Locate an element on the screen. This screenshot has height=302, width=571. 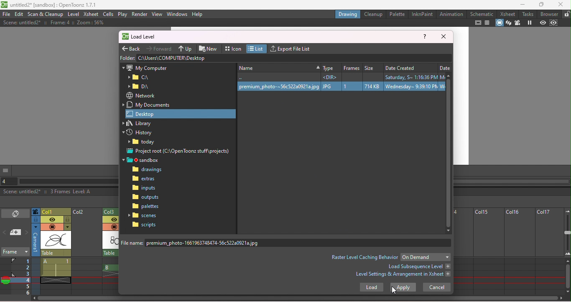
Drop down menu is located at coordinates (426, 257).